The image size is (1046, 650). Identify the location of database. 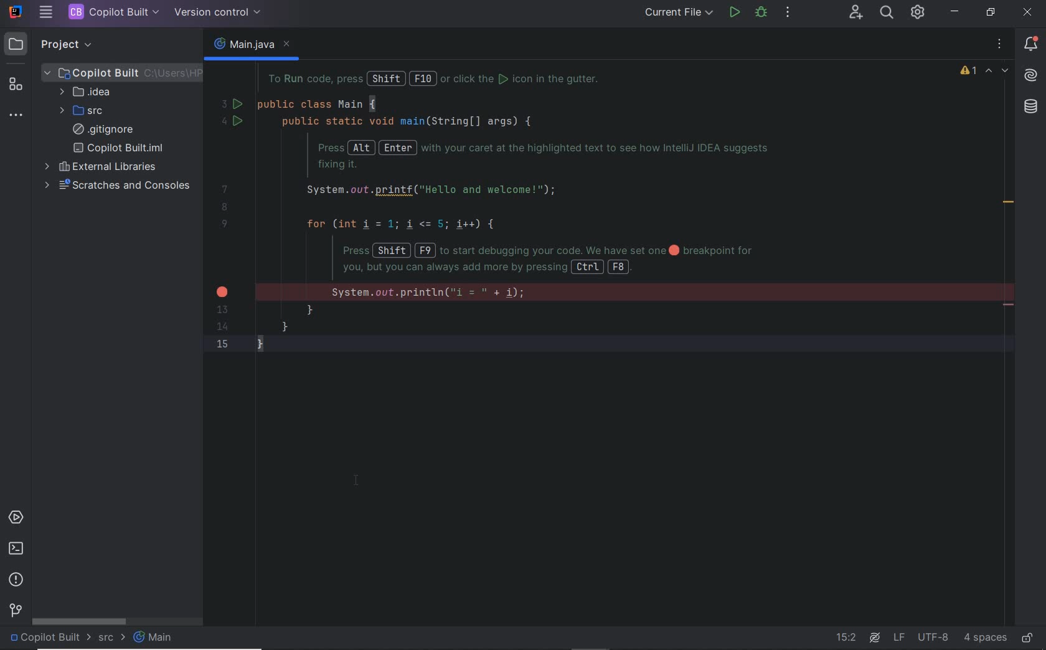
(1030, 108).